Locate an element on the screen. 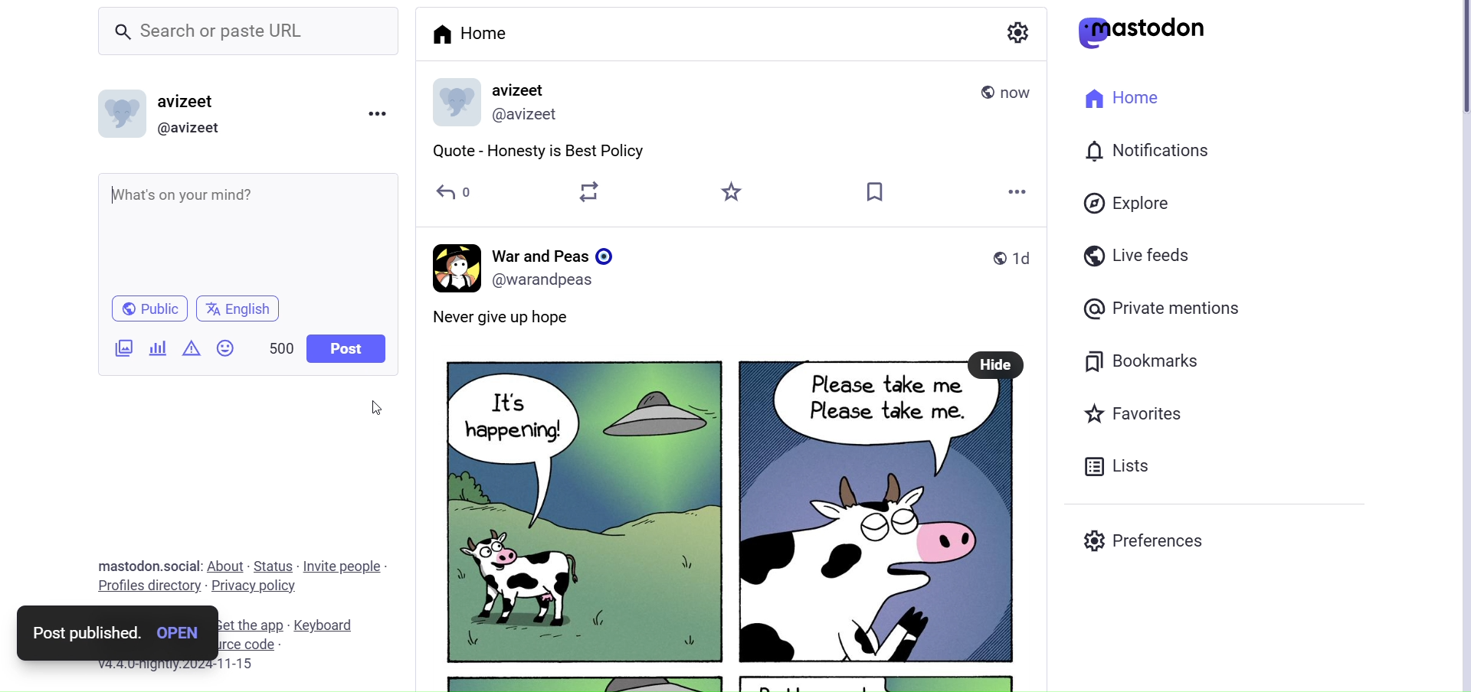 This screenshot has height=692, width=1471. keyboard is located at coordinates (329, 625).